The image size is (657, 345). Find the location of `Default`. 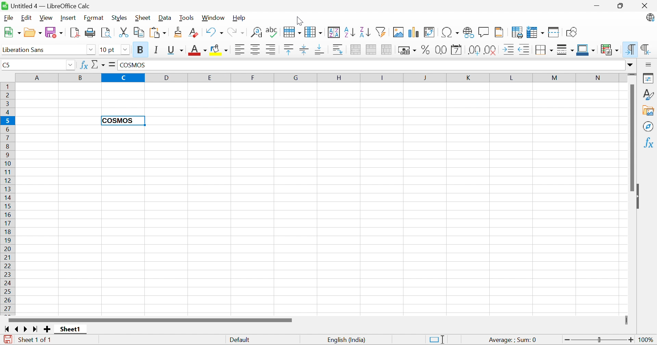

Default is located at coordinates (240, 340).